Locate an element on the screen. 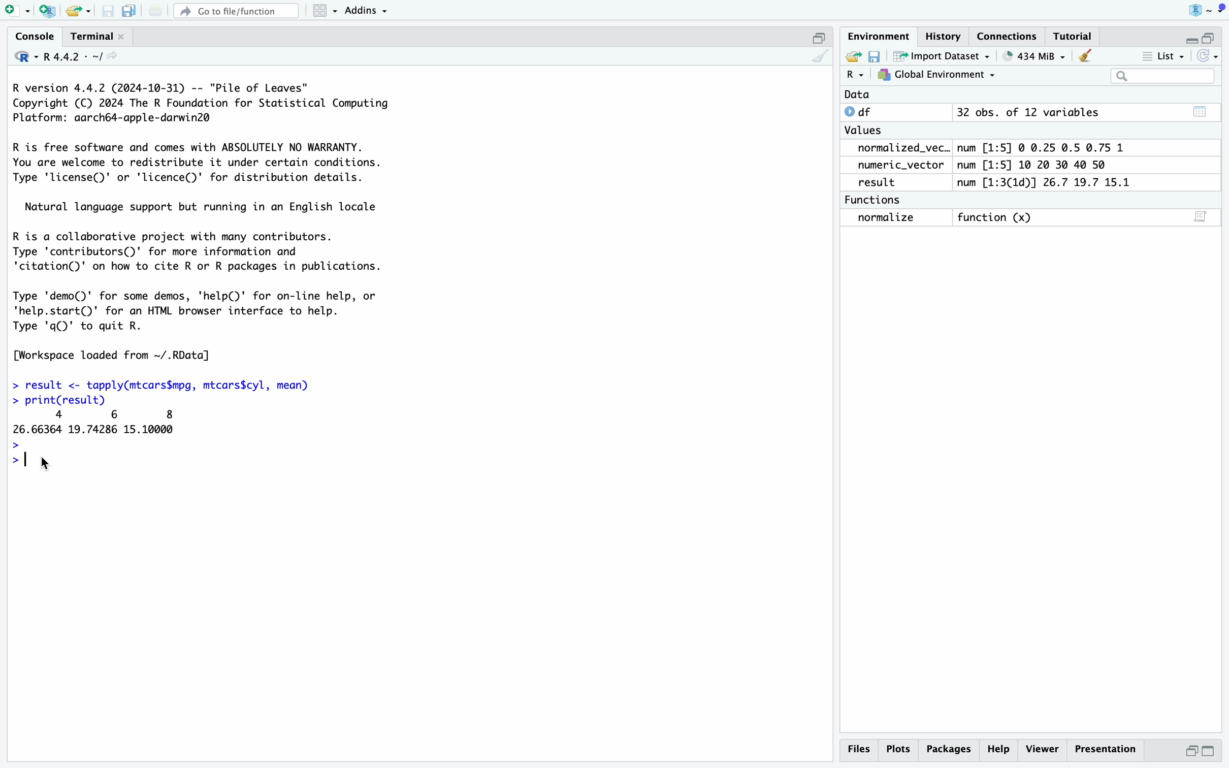 This screenshot has height=768, width=1229. R version 4.4.2 (2024-10-31) -- "Pile of Leaves"
Copyright (C) 2024 The R Foundation for Statistical Computing
Platform: aarch64-apple-darwin2@
R is free software and comes with ABSOLUTELY NO WARRANTY.
You are welcome to redistribute it under certain conditions.
Type 'license()' or 'licence()' for distribution details.

Natural language support but running in an English locale
R is a collaborative project with many contributors.
Type 'contributors()' for more information and
'citation()' on how to cite R or R packages in publications.
Type 'demo()' for some demos, 'help(D' for on-line help, or
'help.start()' for an HTML browser interface to help.
Type 'q()' to quit R.
[Workspace loaded from ~/.RData]
> result <- tapply(mtcars$mpg, mtcars$cyl, mean)
> print(result)

4 6 8

26.66364 19.74286 15.10000
>
> | rx is located at coordinates (421, 414).